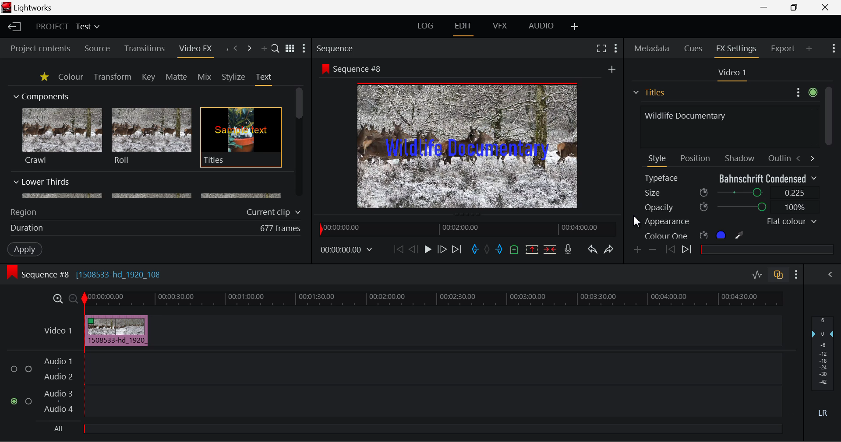 This screenshot has height=442, width=841. I want to click on checkbox, so click(30, 402).